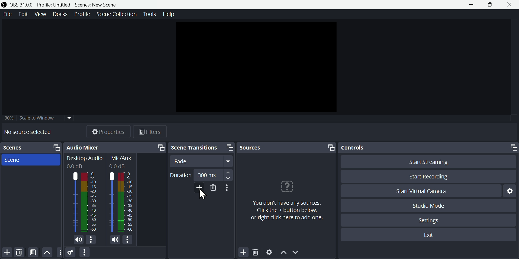 Image resolution: width=519 pixels, height=259 pixels. What do you see at coordinates (287, 147) in the screenshot?
I see `Sources` at bounding box center [287, 147].